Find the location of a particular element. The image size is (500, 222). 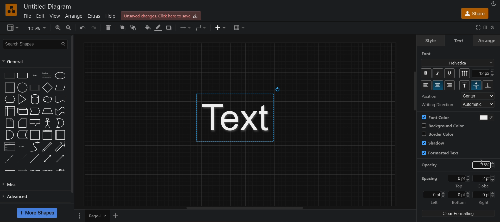

view is located at coordinates (13, 28).